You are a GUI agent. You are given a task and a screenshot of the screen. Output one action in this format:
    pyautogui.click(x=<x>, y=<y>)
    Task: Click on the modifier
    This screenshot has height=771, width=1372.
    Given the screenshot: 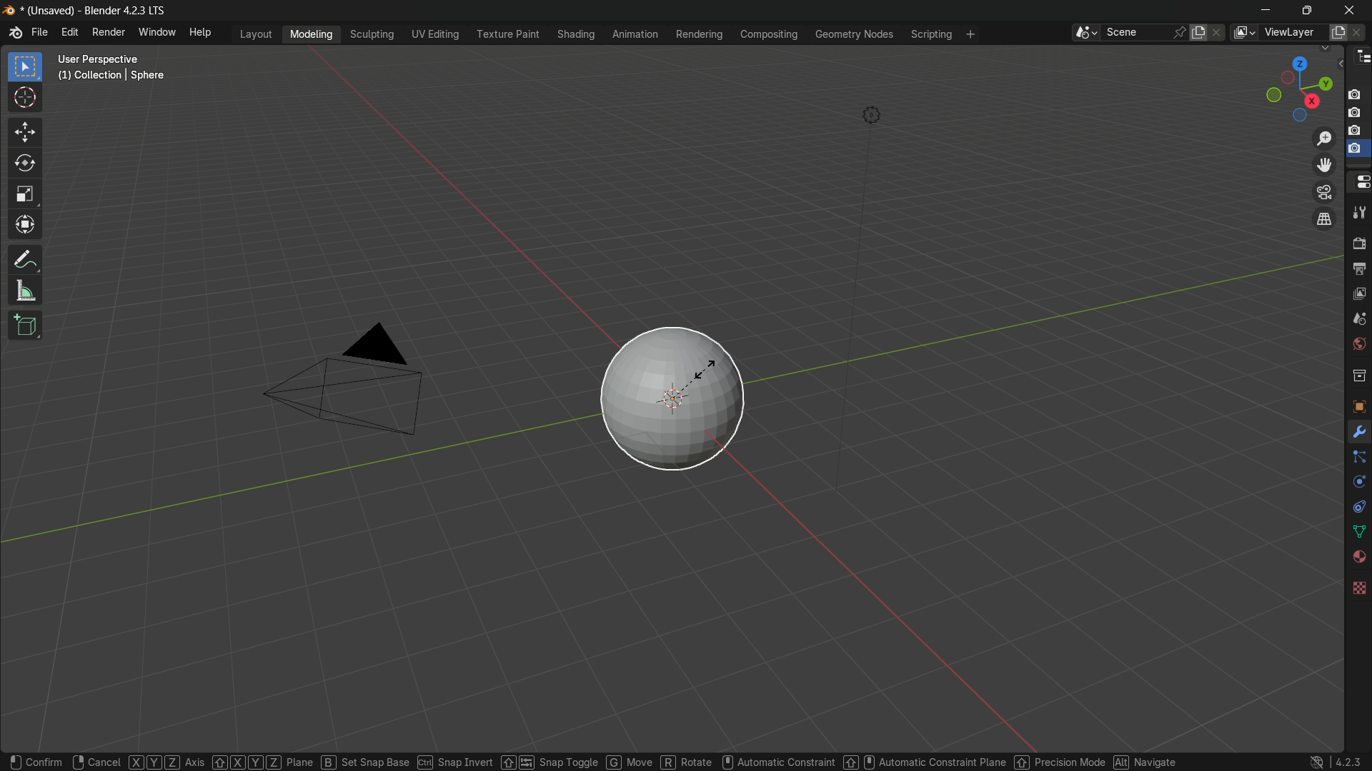 What is the action you would take?
    pyautogui.click(x=1358, y=433)
    